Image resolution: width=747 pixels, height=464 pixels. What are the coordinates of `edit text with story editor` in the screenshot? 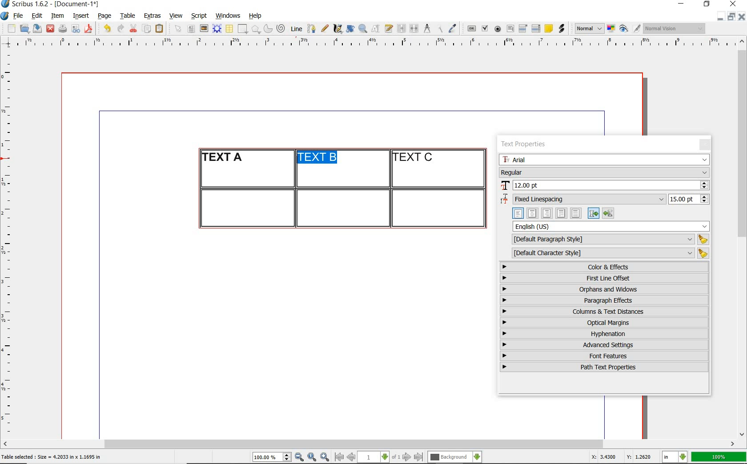 It's located at (389, 28).